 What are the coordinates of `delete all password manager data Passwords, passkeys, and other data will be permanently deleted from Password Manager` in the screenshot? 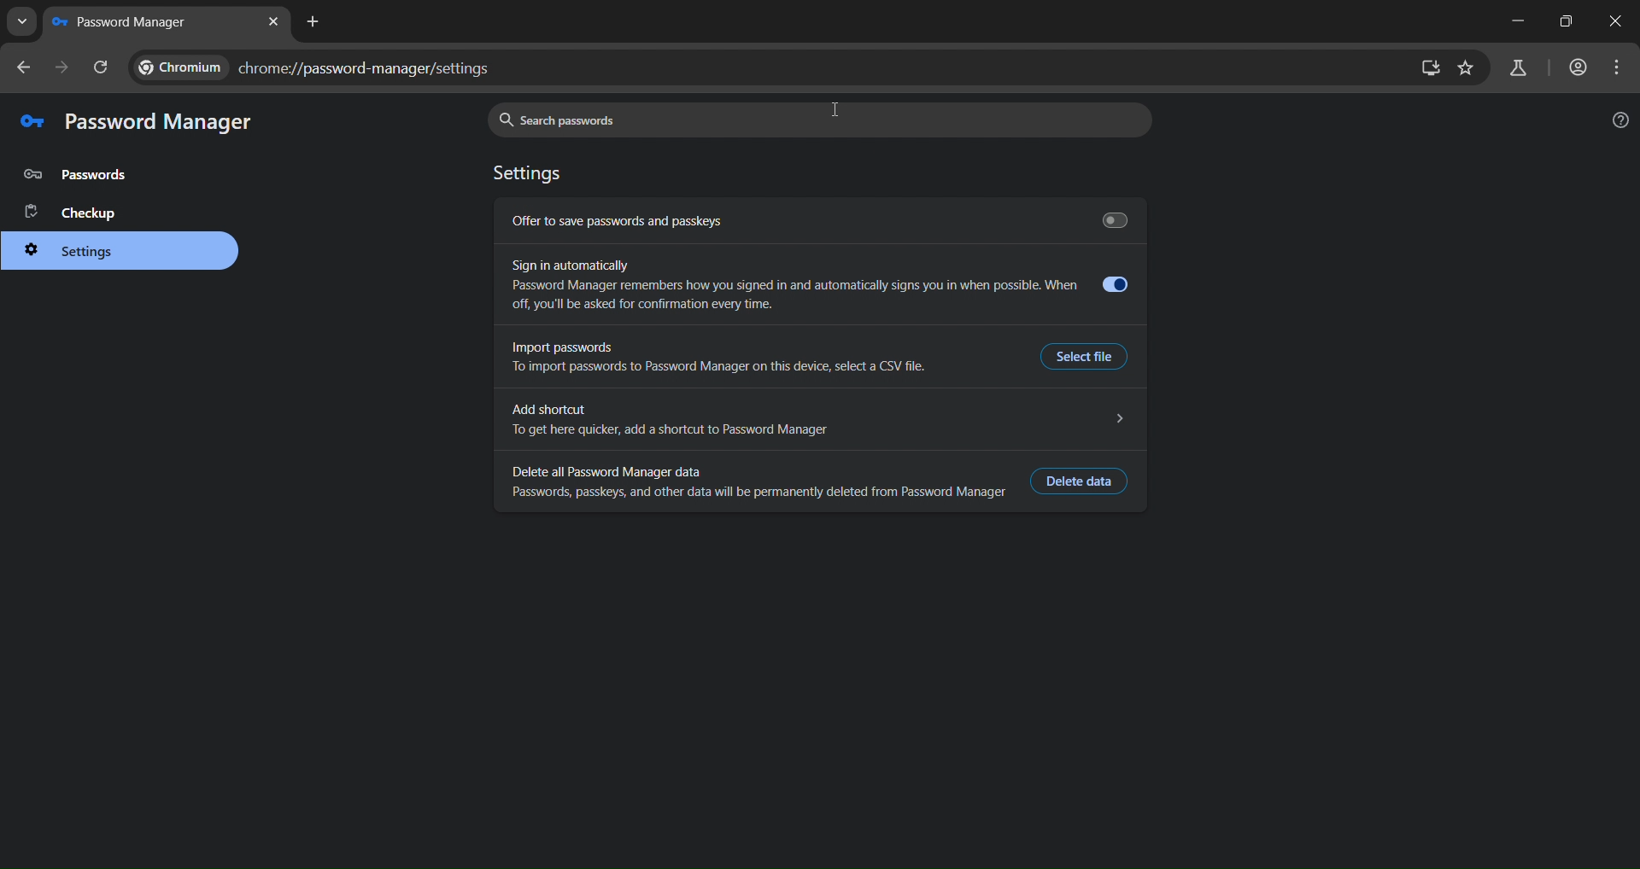 It's located at (754, 476).